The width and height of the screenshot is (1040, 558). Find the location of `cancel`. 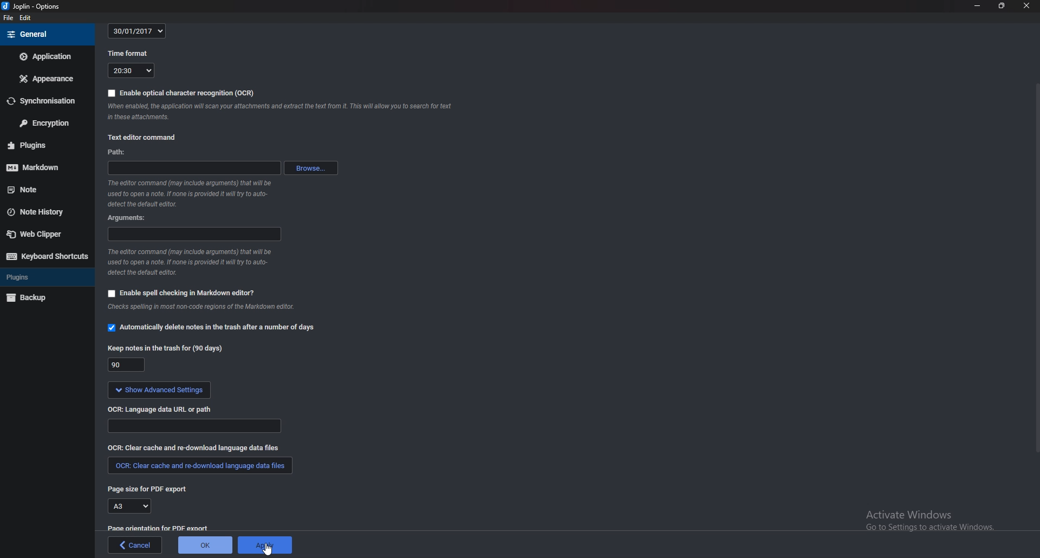

cancel is located at coordinates (135, 545).